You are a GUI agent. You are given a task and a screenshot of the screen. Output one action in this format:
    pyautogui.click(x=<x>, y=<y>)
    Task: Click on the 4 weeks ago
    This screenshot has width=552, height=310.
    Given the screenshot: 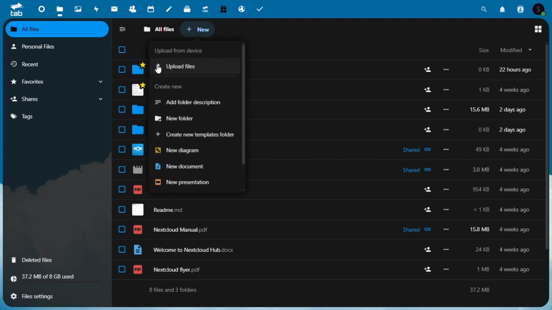 What is the action you would take?
    pyautogui.click(x=517, y=170)
    